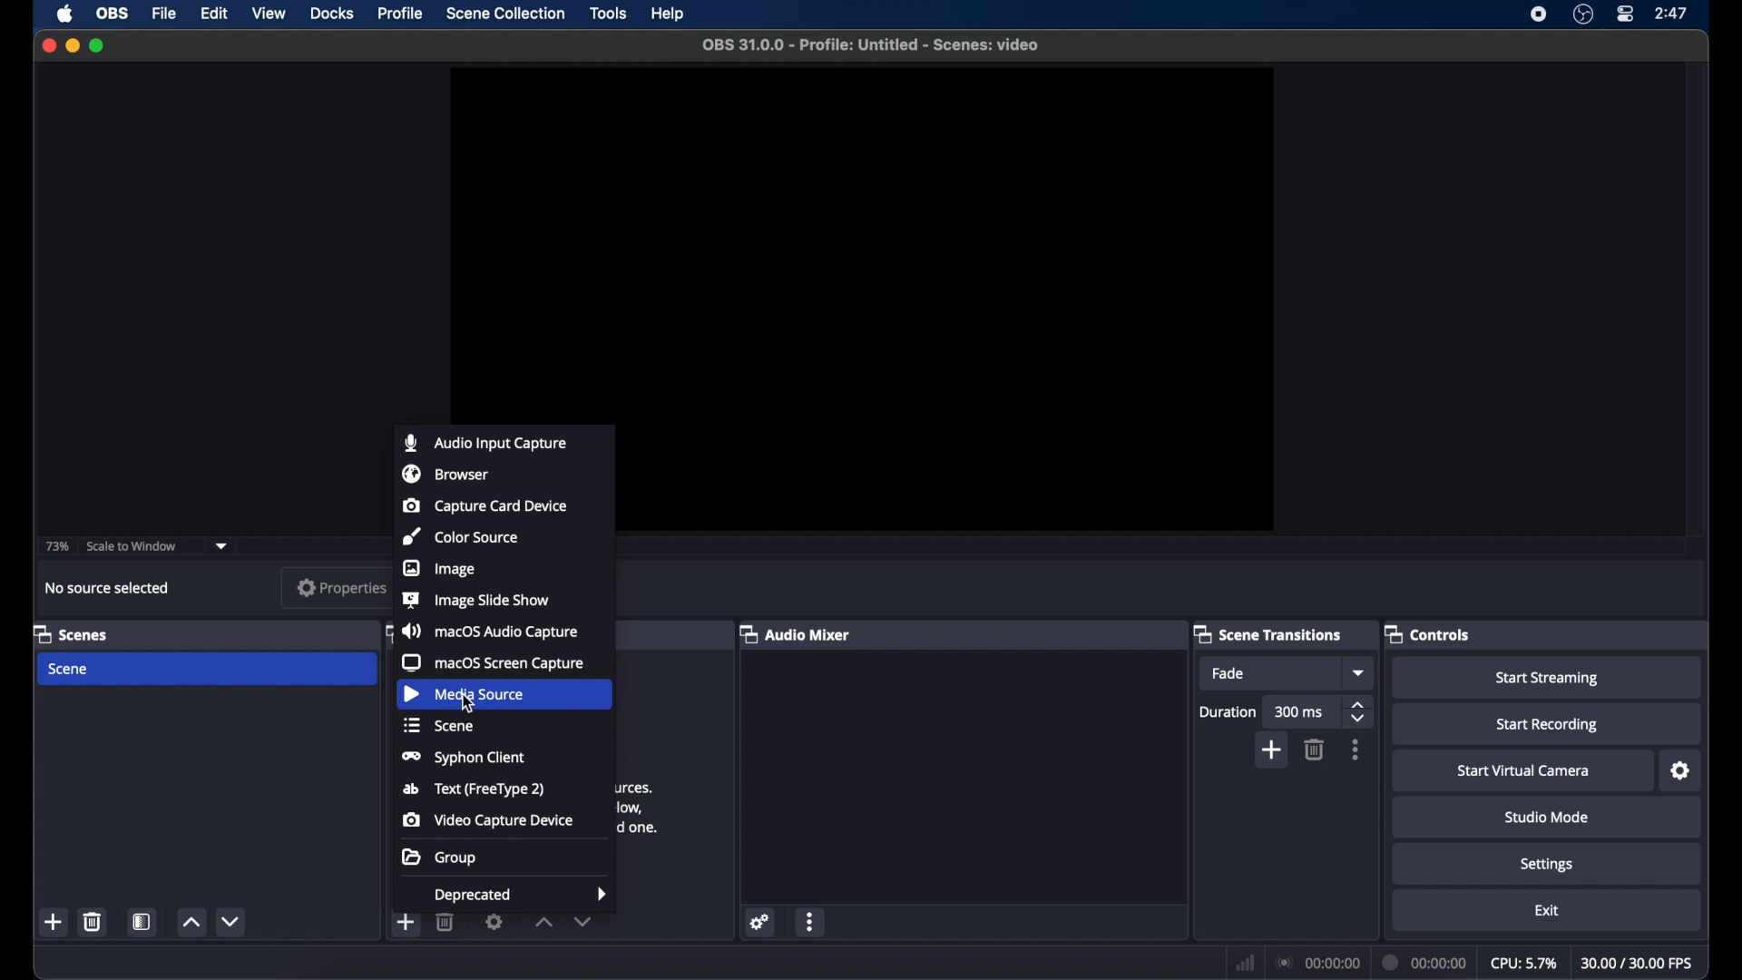 The width and height of the screenshot is (1742, 980). Describe the element at coordinates (1425, 962) in the screenshot. I see `duration` at that location.